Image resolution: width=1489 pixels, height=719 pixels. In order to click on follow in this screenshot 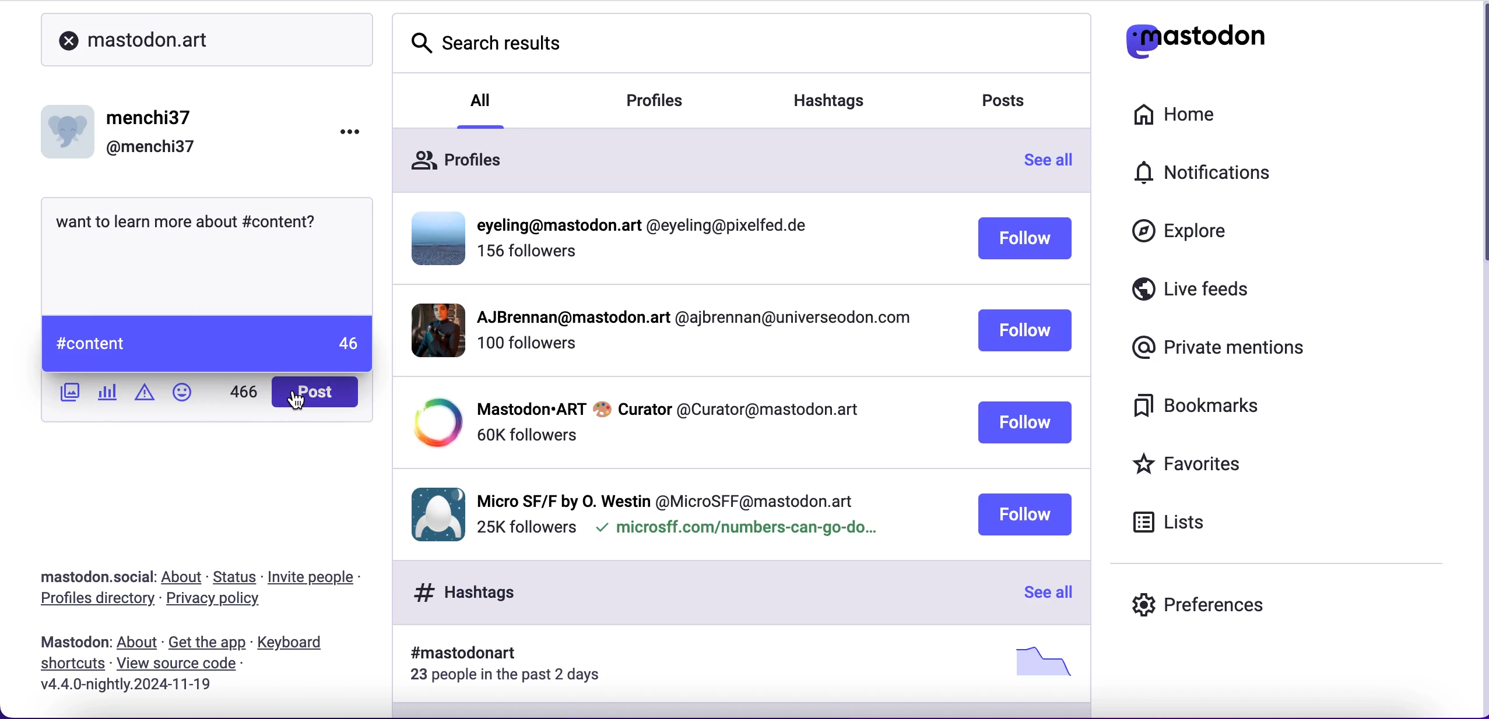, I will do `click(1025, 240)`.